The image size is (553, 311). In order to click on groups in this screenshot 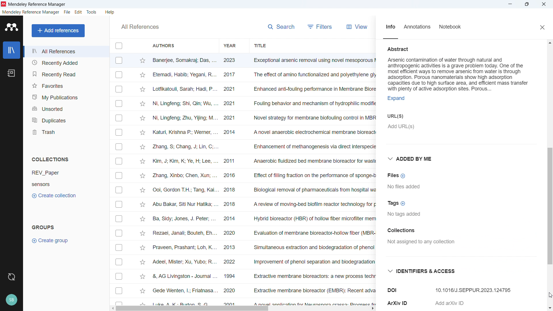, I will do `click(42, 227)`.